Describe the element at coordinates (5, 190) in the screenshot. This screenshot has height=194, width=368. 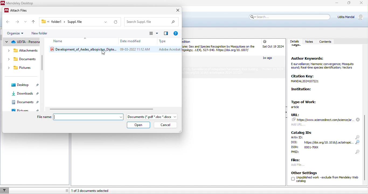
I see `filter` at that location.